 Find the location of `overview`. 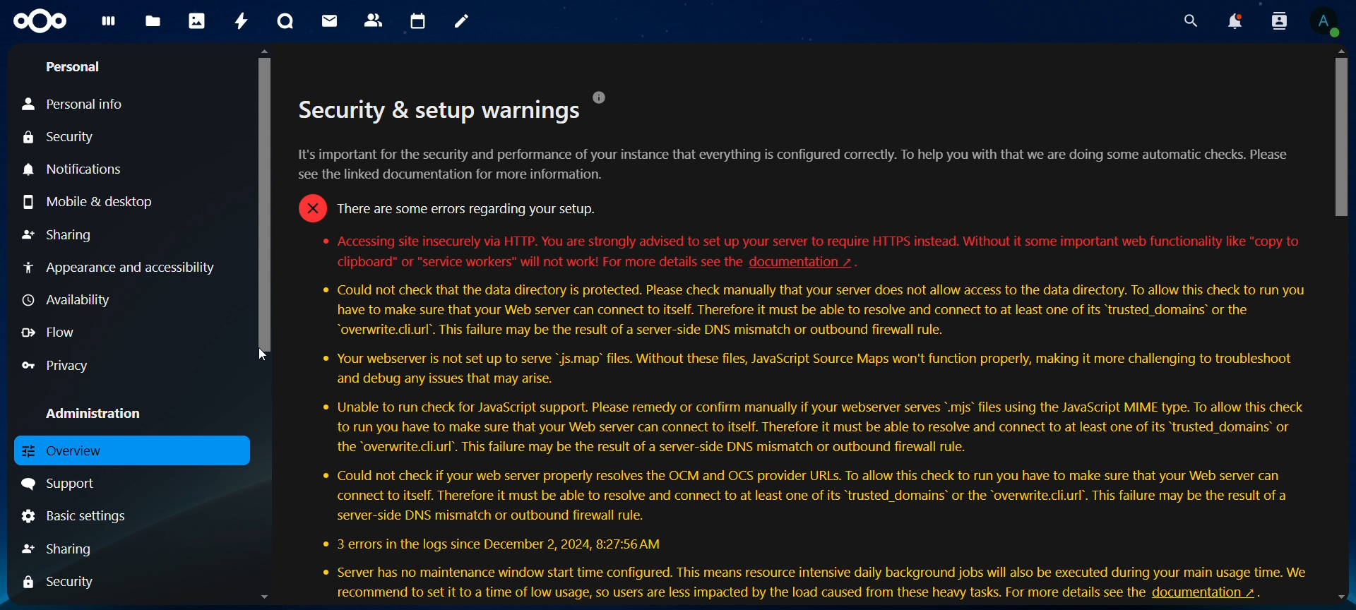

overview is located at coordinates (90, 451).